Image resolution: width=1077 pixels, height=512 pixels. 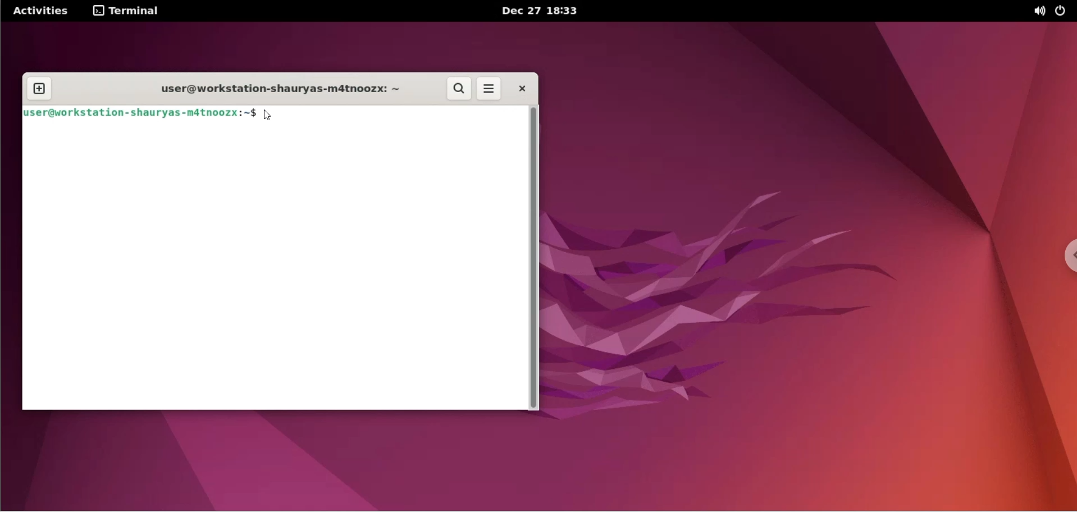 I want to click on close, so click(x=521, y=89).